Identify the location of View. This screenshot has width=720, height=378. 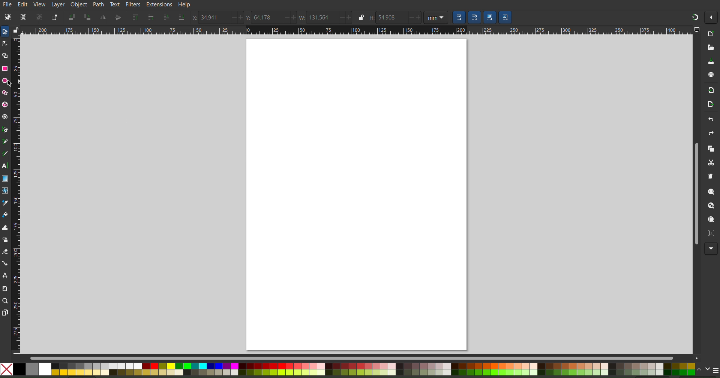
(40, 5).